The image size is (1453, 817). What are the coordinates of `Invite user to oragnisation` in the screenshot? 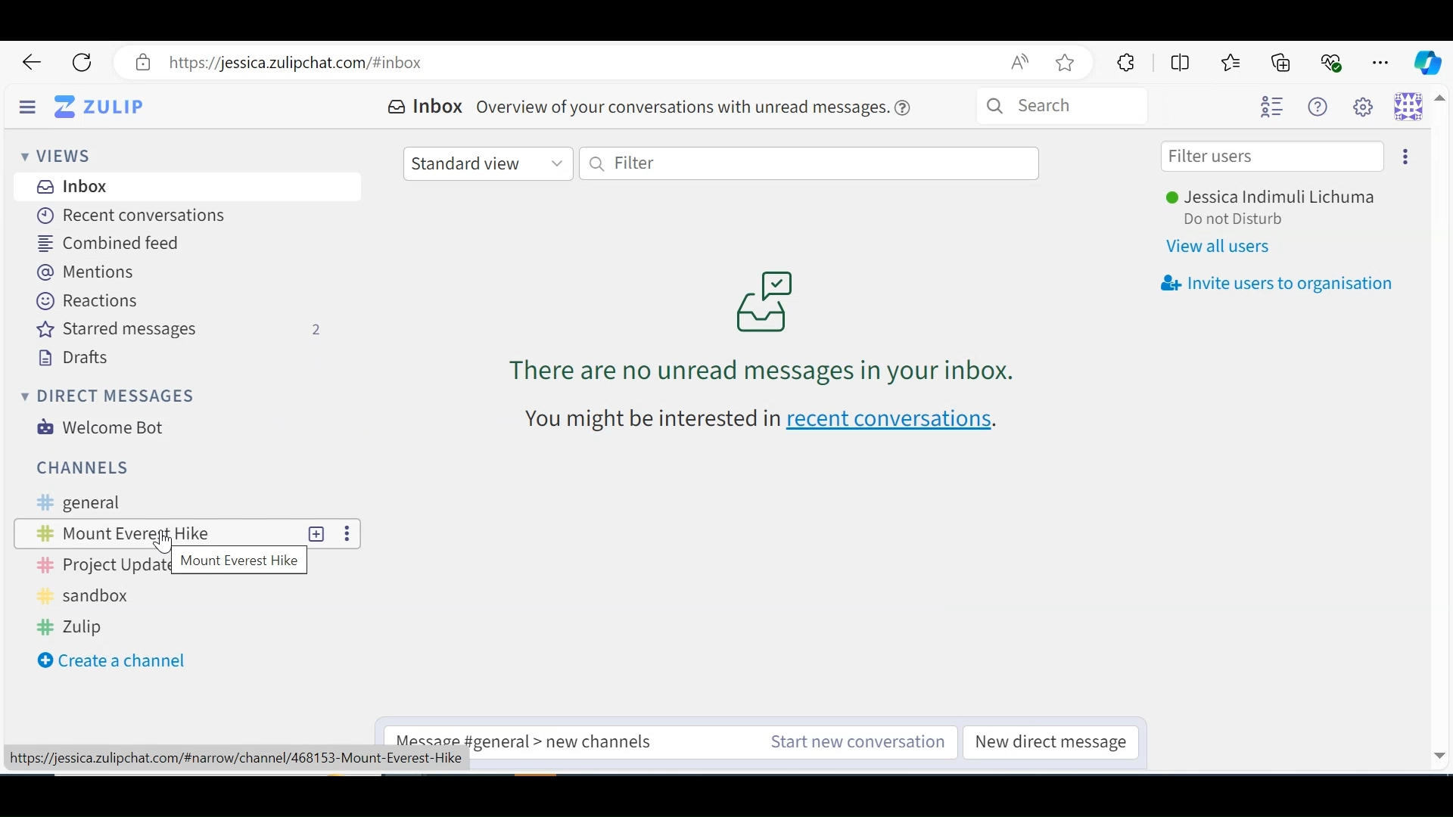 It's located at (1275, 284).